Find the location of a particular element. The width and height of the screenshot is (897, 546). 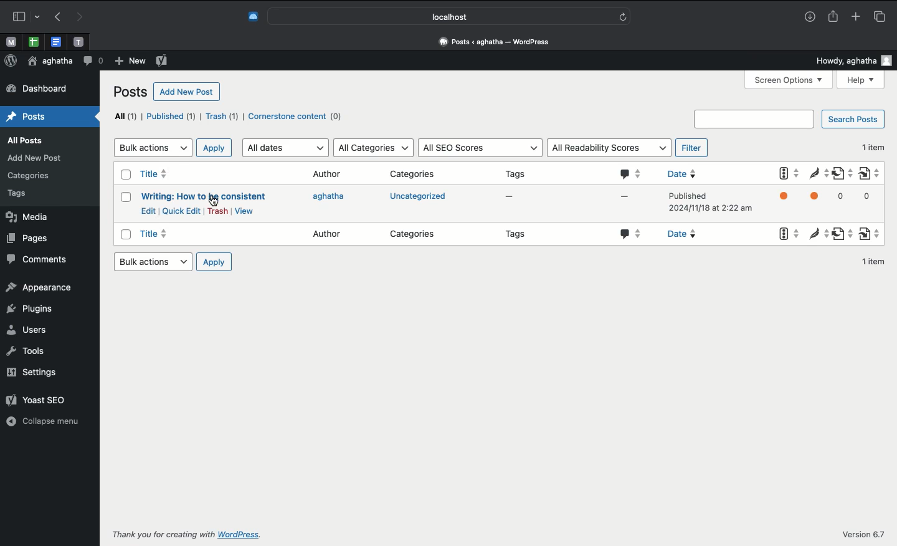

Quick edit is located at coordinates (181, 211).